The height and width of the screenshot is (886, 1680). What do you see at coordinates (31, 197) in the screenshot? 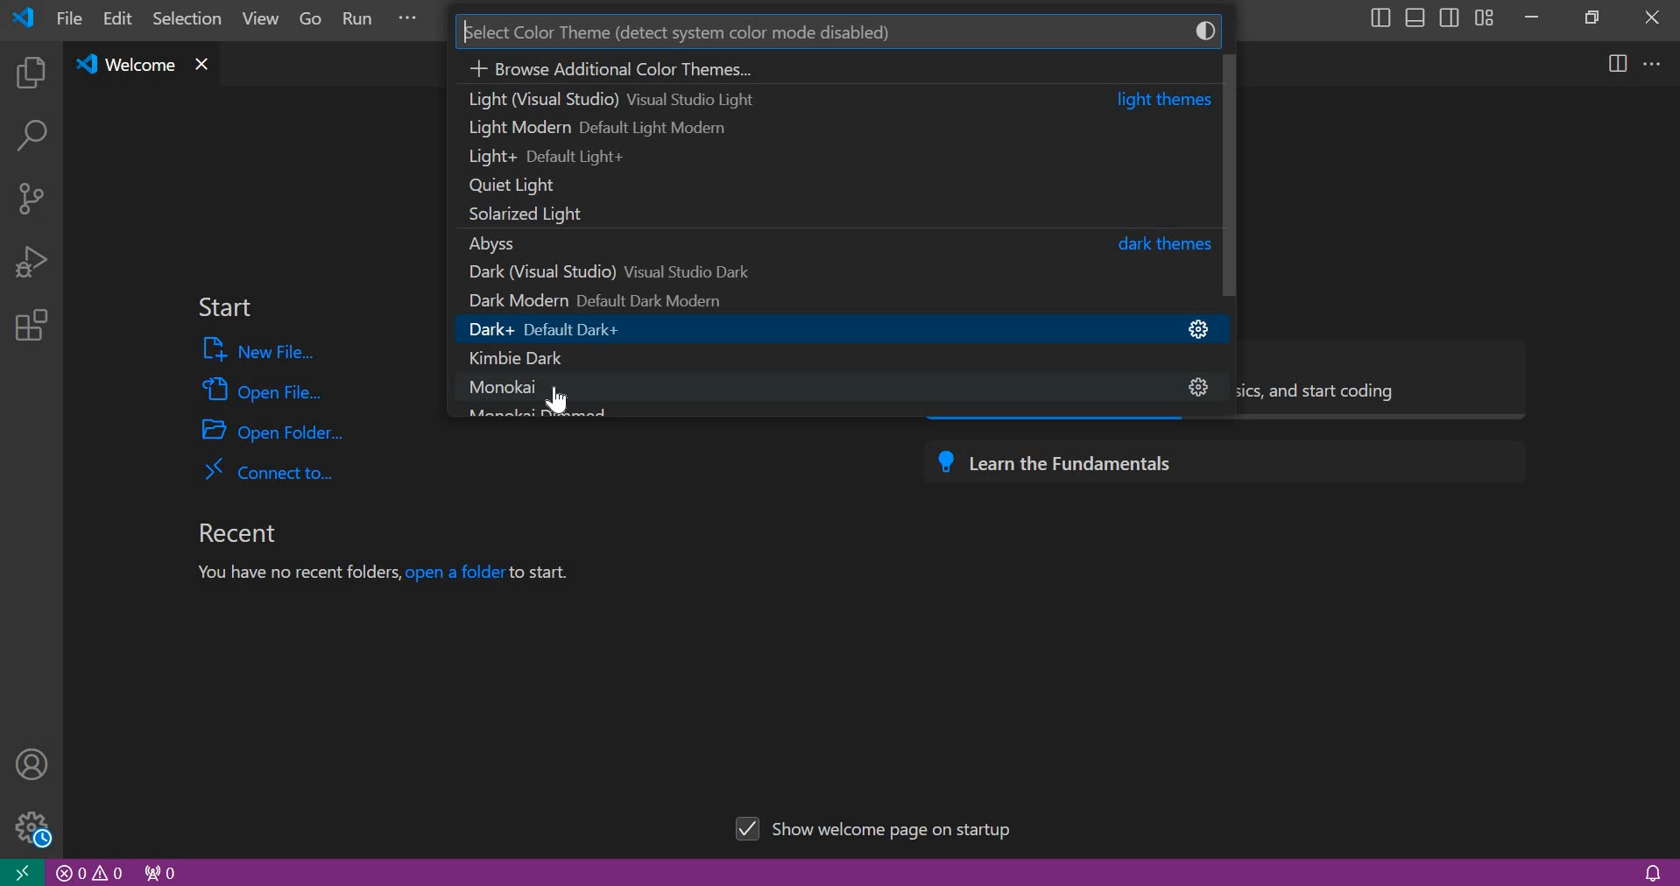
I see `source control` at bounding box center [31, 197].